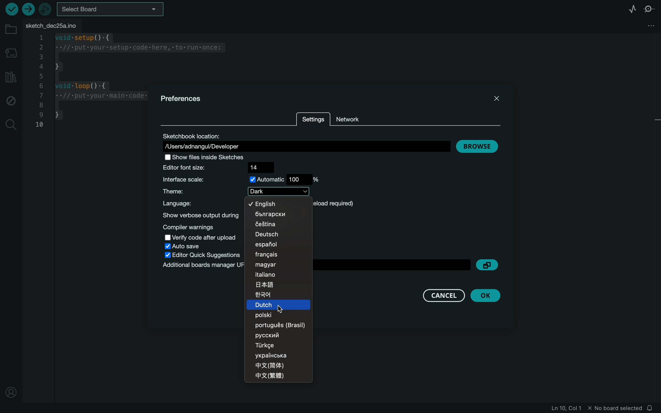  What do you see at coordinates (184, 99) in the screenshot?
I see `prefernces` at bounding box center [184, 99].